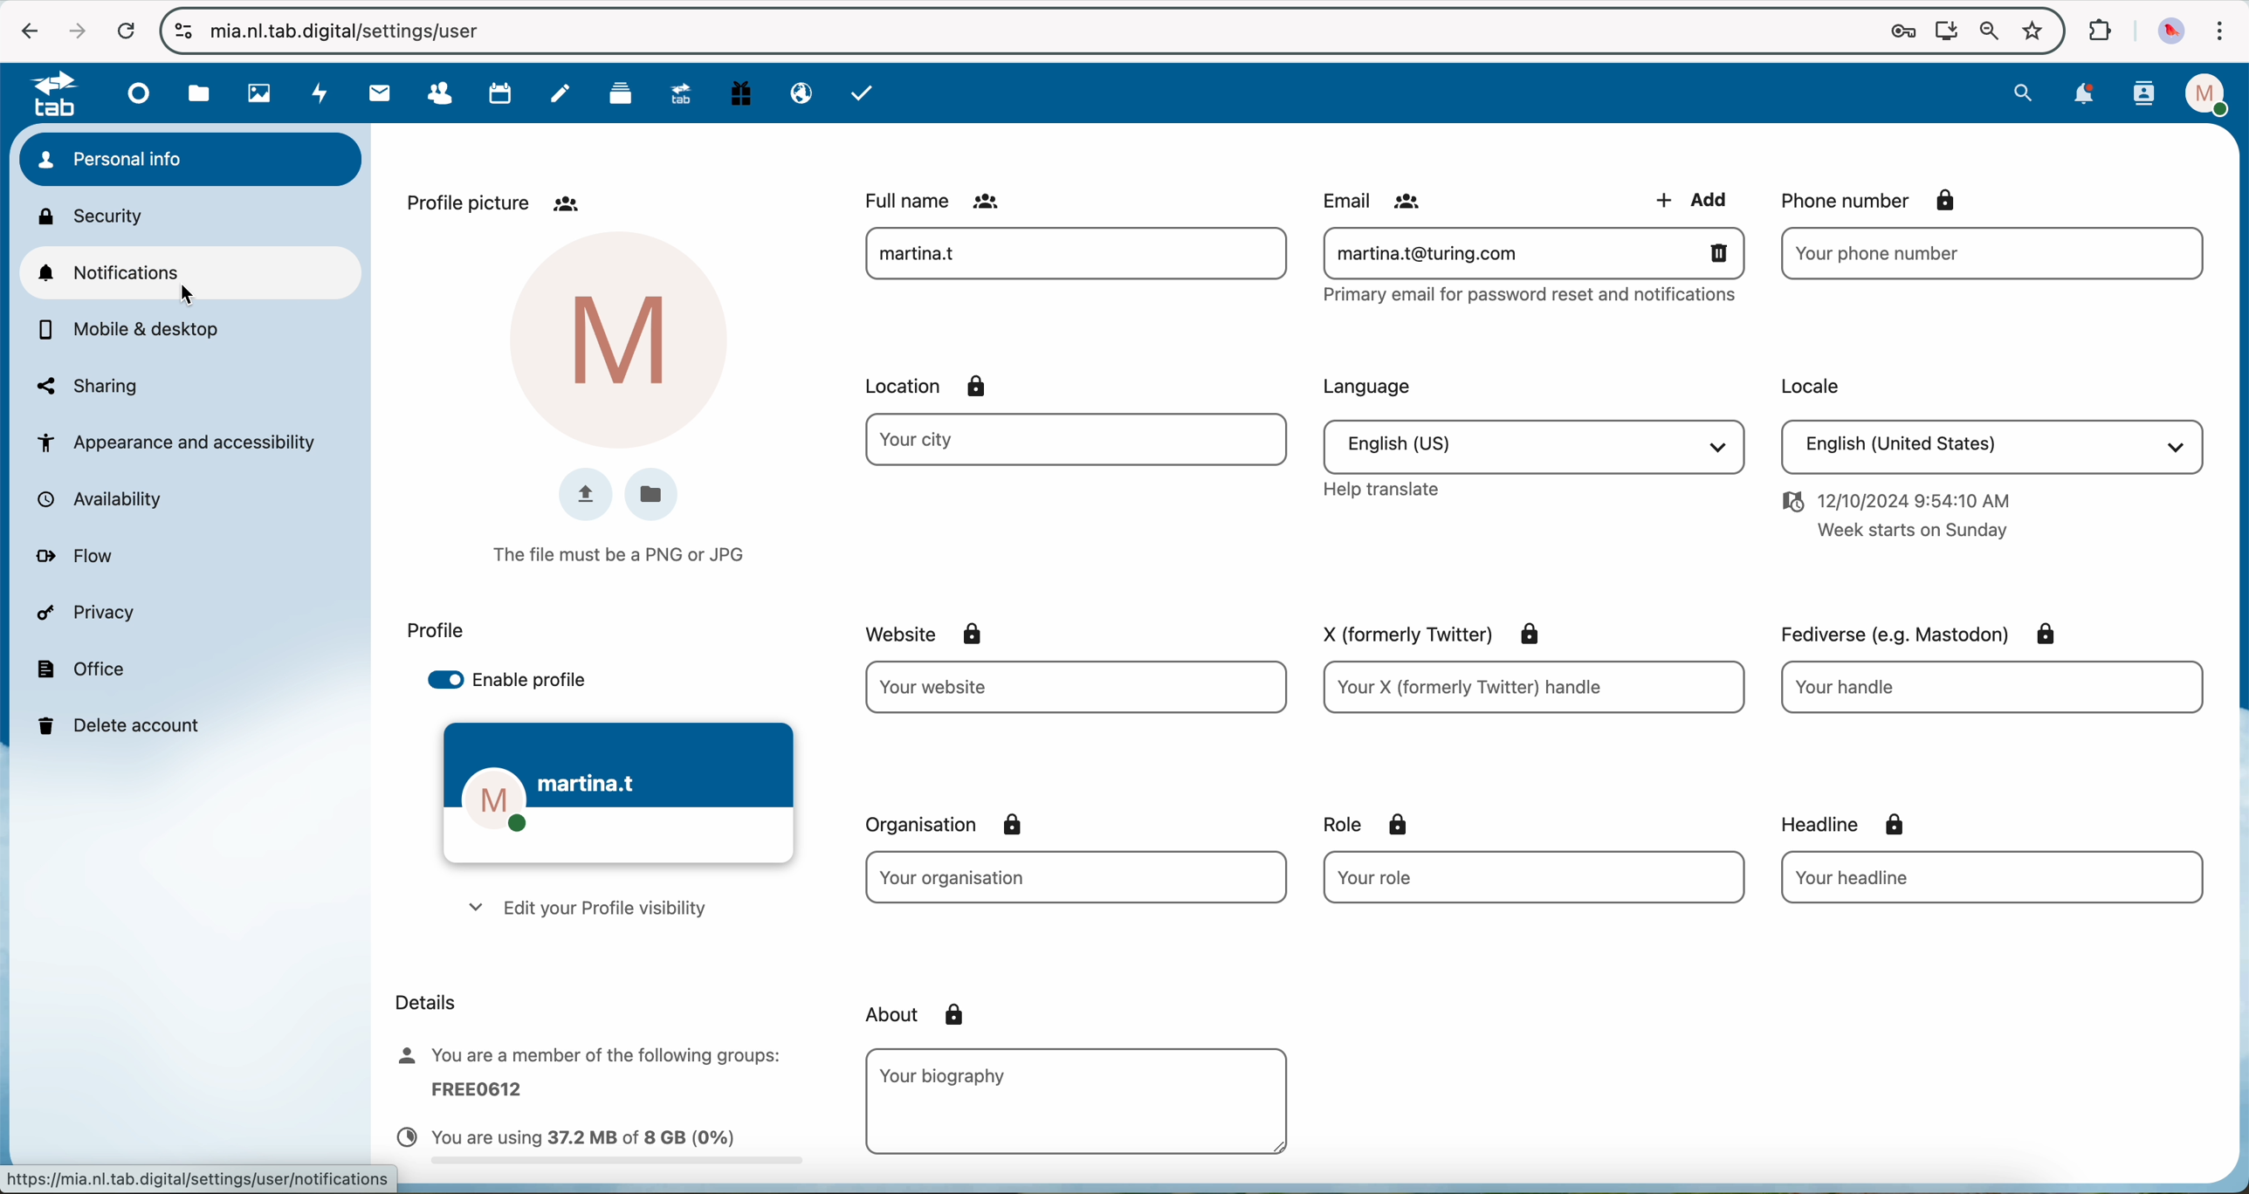 The width and height of the screenshot is (2249, 1194). What do you see at coordinates (1993, 255) in the screenshot?
I see `phone number` at bounding box center [1993, 255].